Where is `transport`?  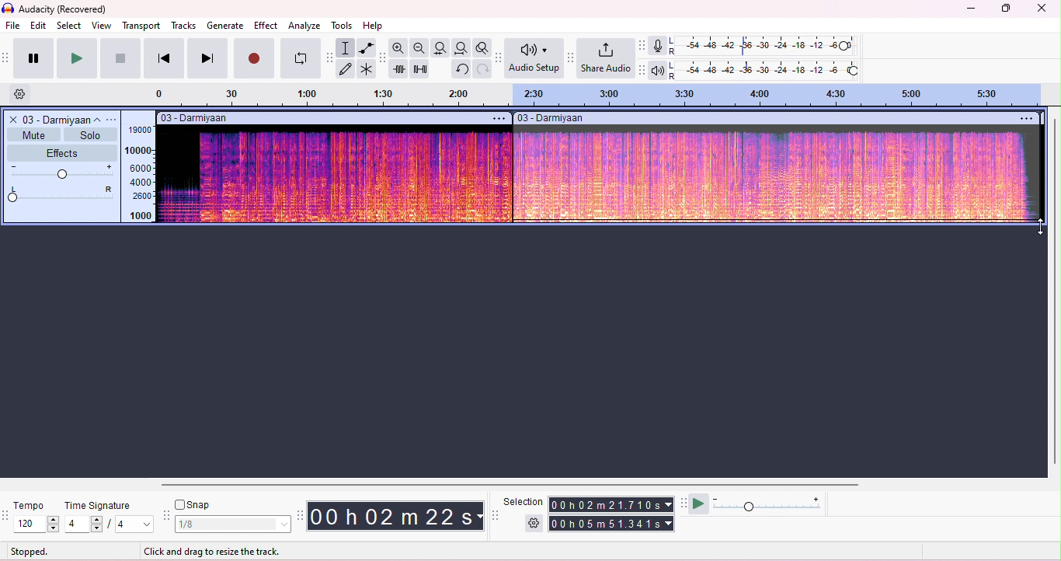
transport is located at coordinates (141, 26).